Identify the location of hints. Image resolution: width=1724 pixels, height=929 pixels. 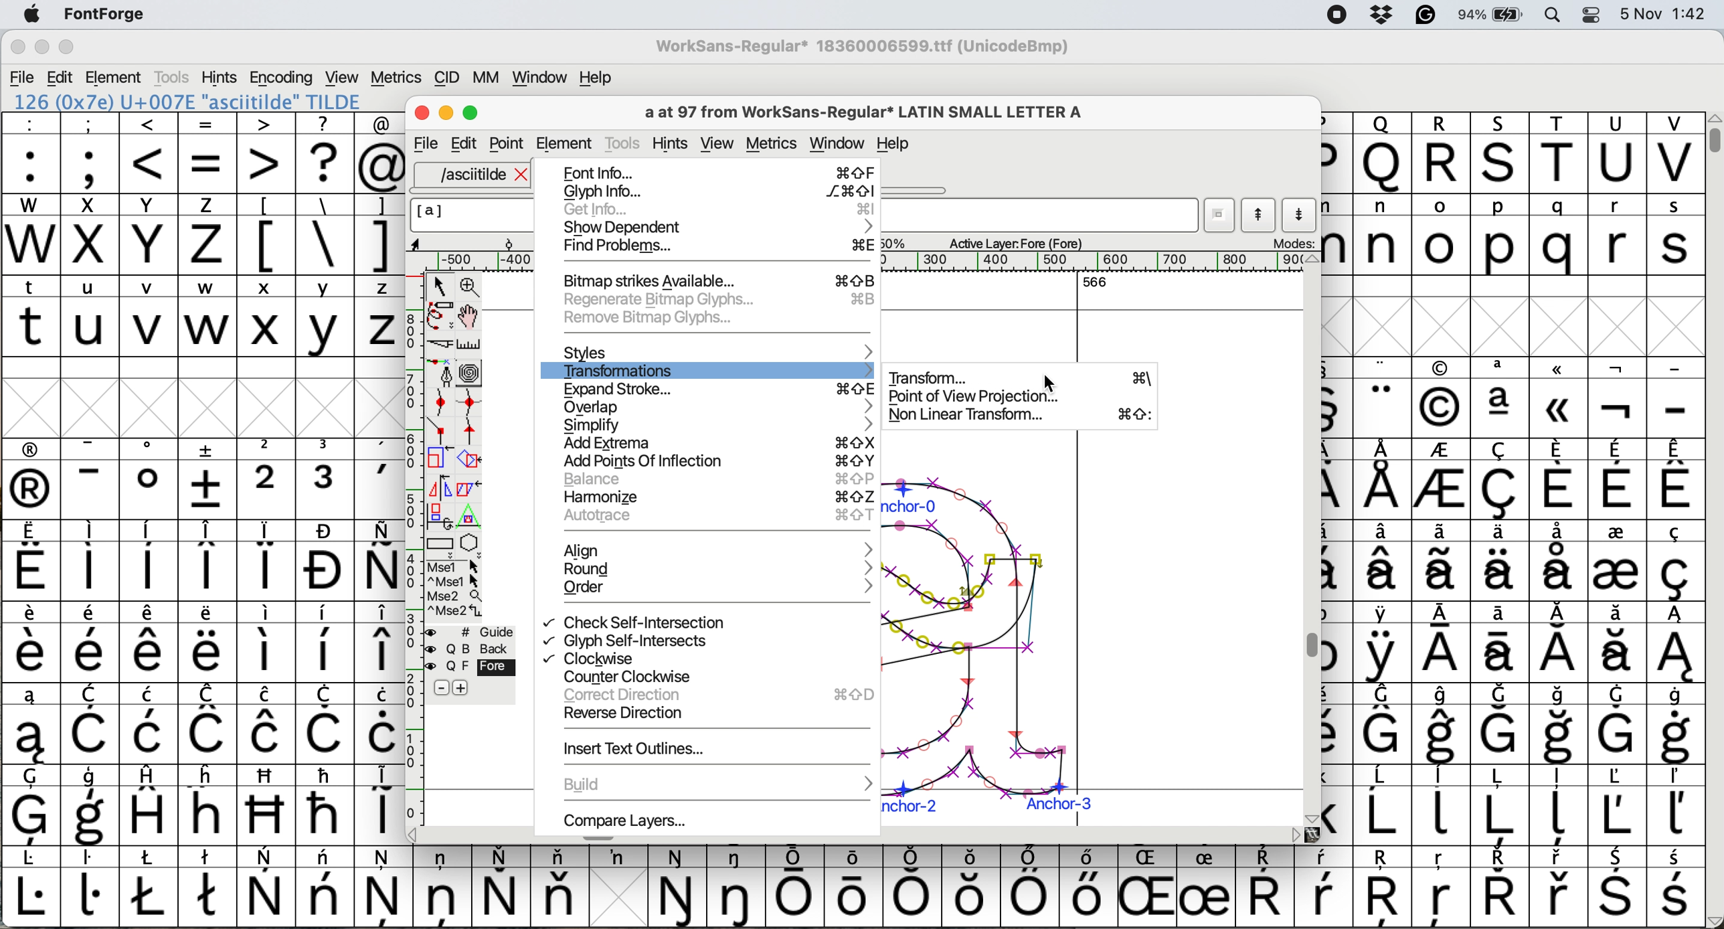
(220, 76).